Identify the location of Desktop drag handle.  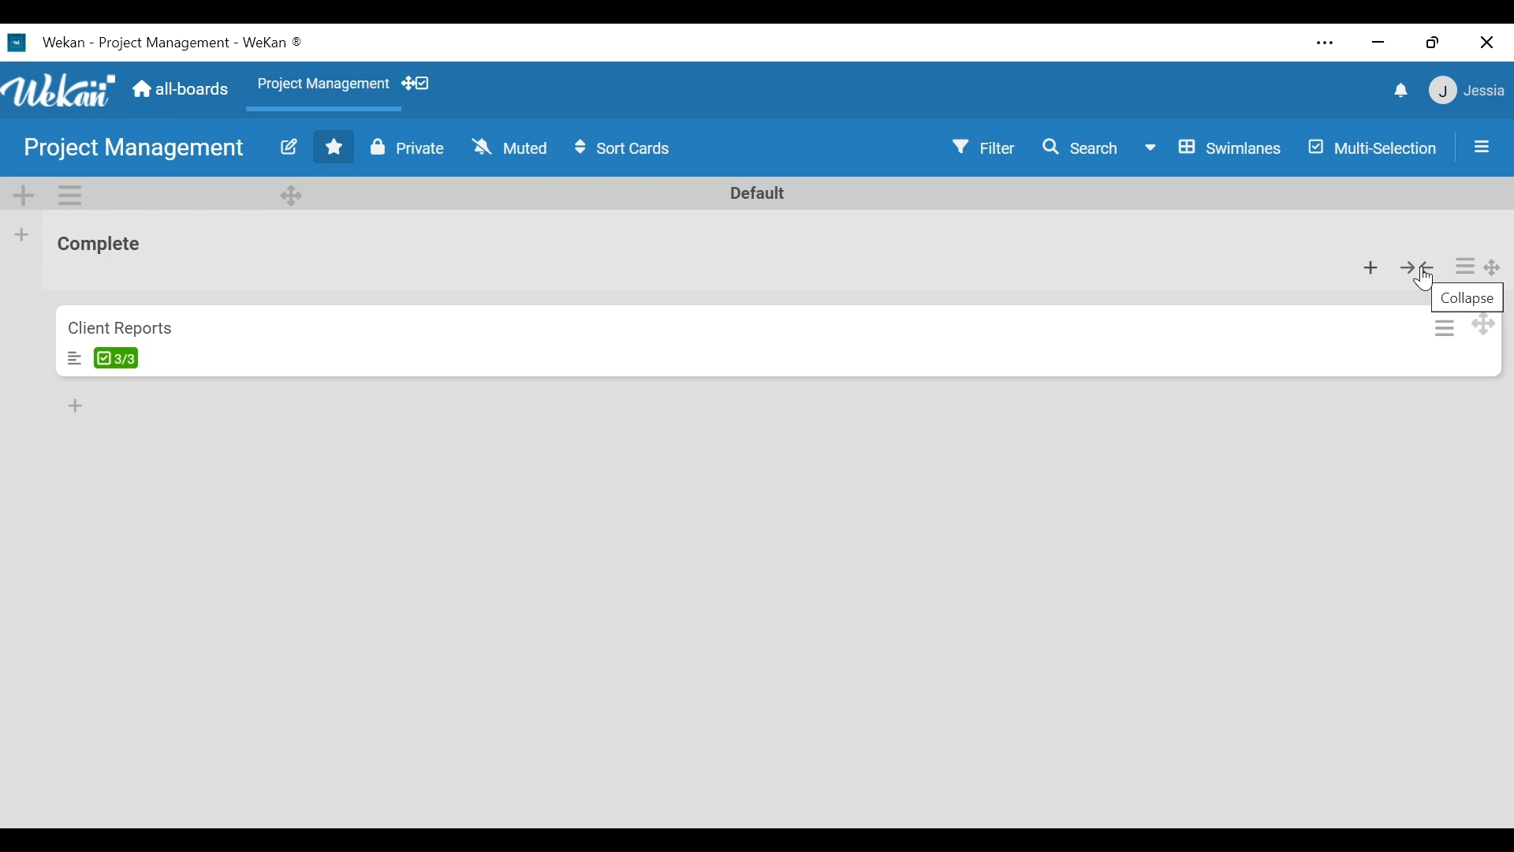
(1480, 323).